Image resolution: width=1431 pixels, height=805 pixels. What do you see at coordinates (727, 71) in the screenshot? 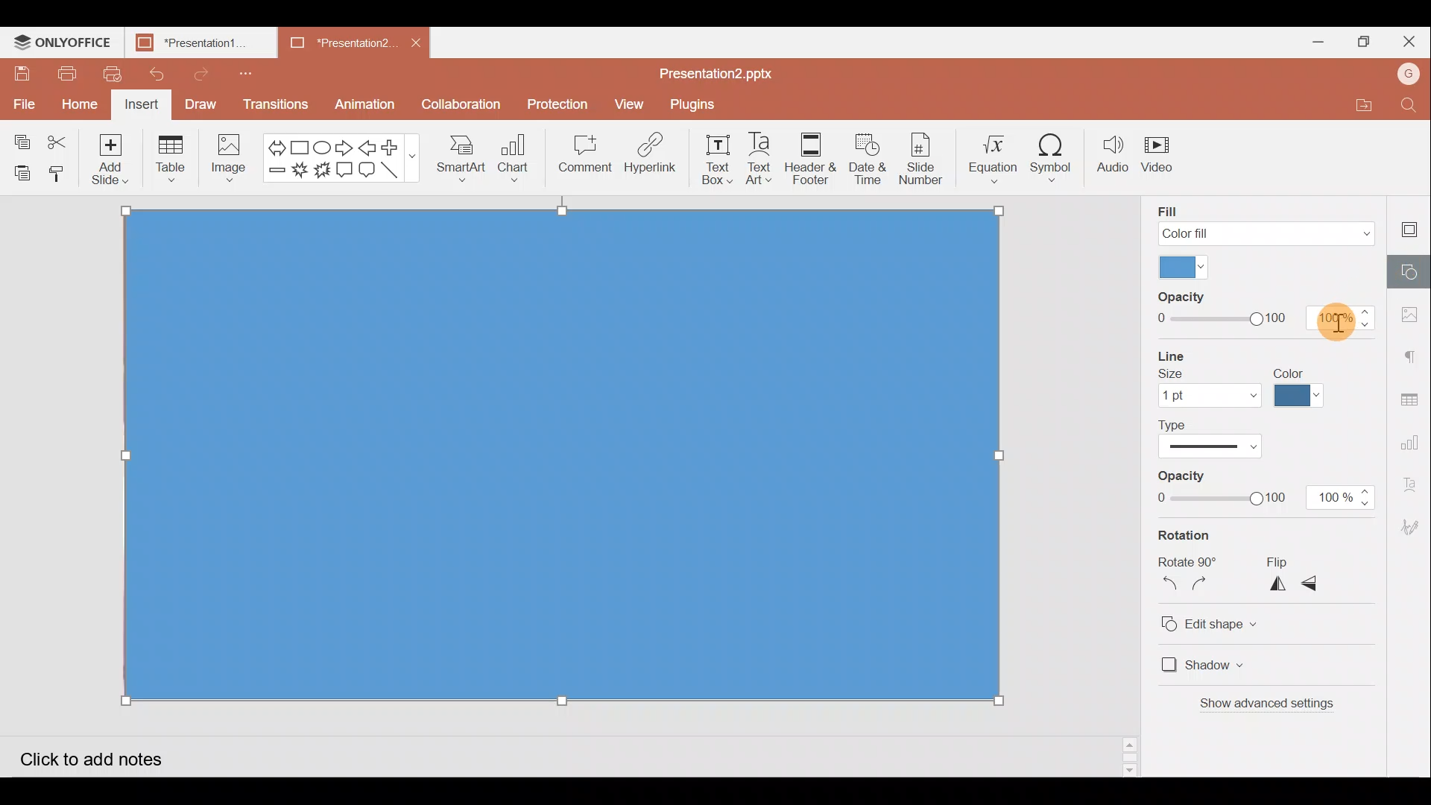
I see `Presentation2.pptx` at bounding box center [727, 71].